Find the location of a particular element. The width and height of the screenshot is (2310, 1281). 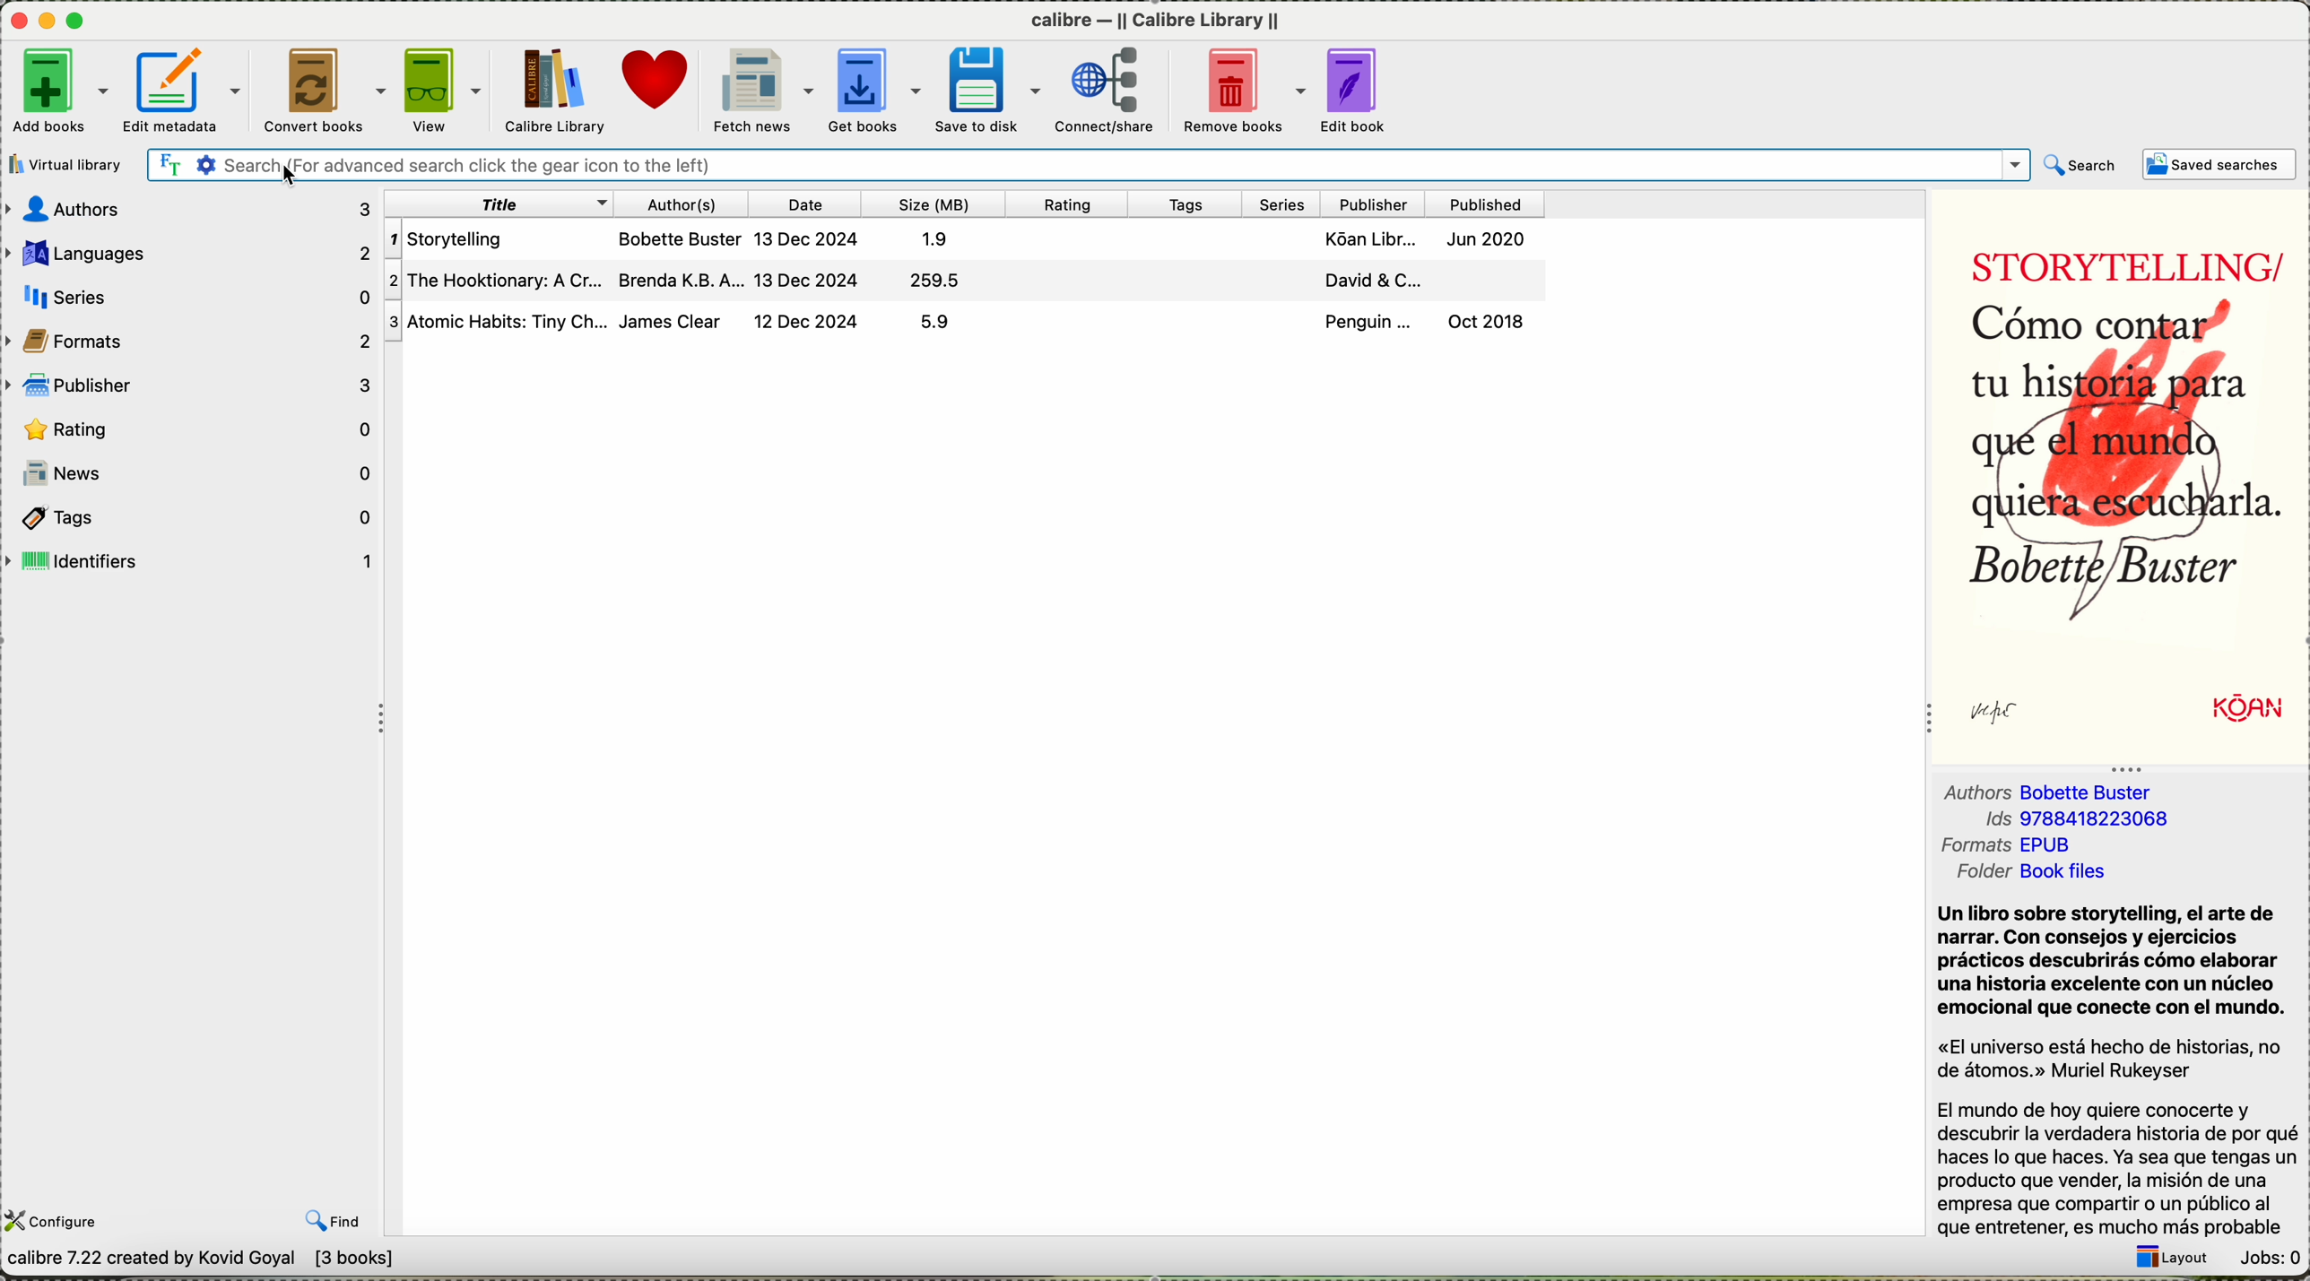

13 Dec 2024 is located at coordinates (812, 237).